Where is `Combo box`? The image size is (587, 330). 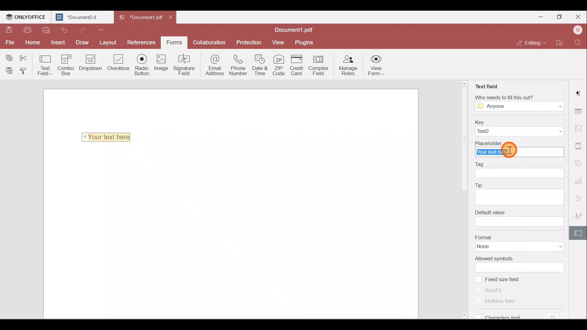 Combo box is located at coordinates (68, 64).